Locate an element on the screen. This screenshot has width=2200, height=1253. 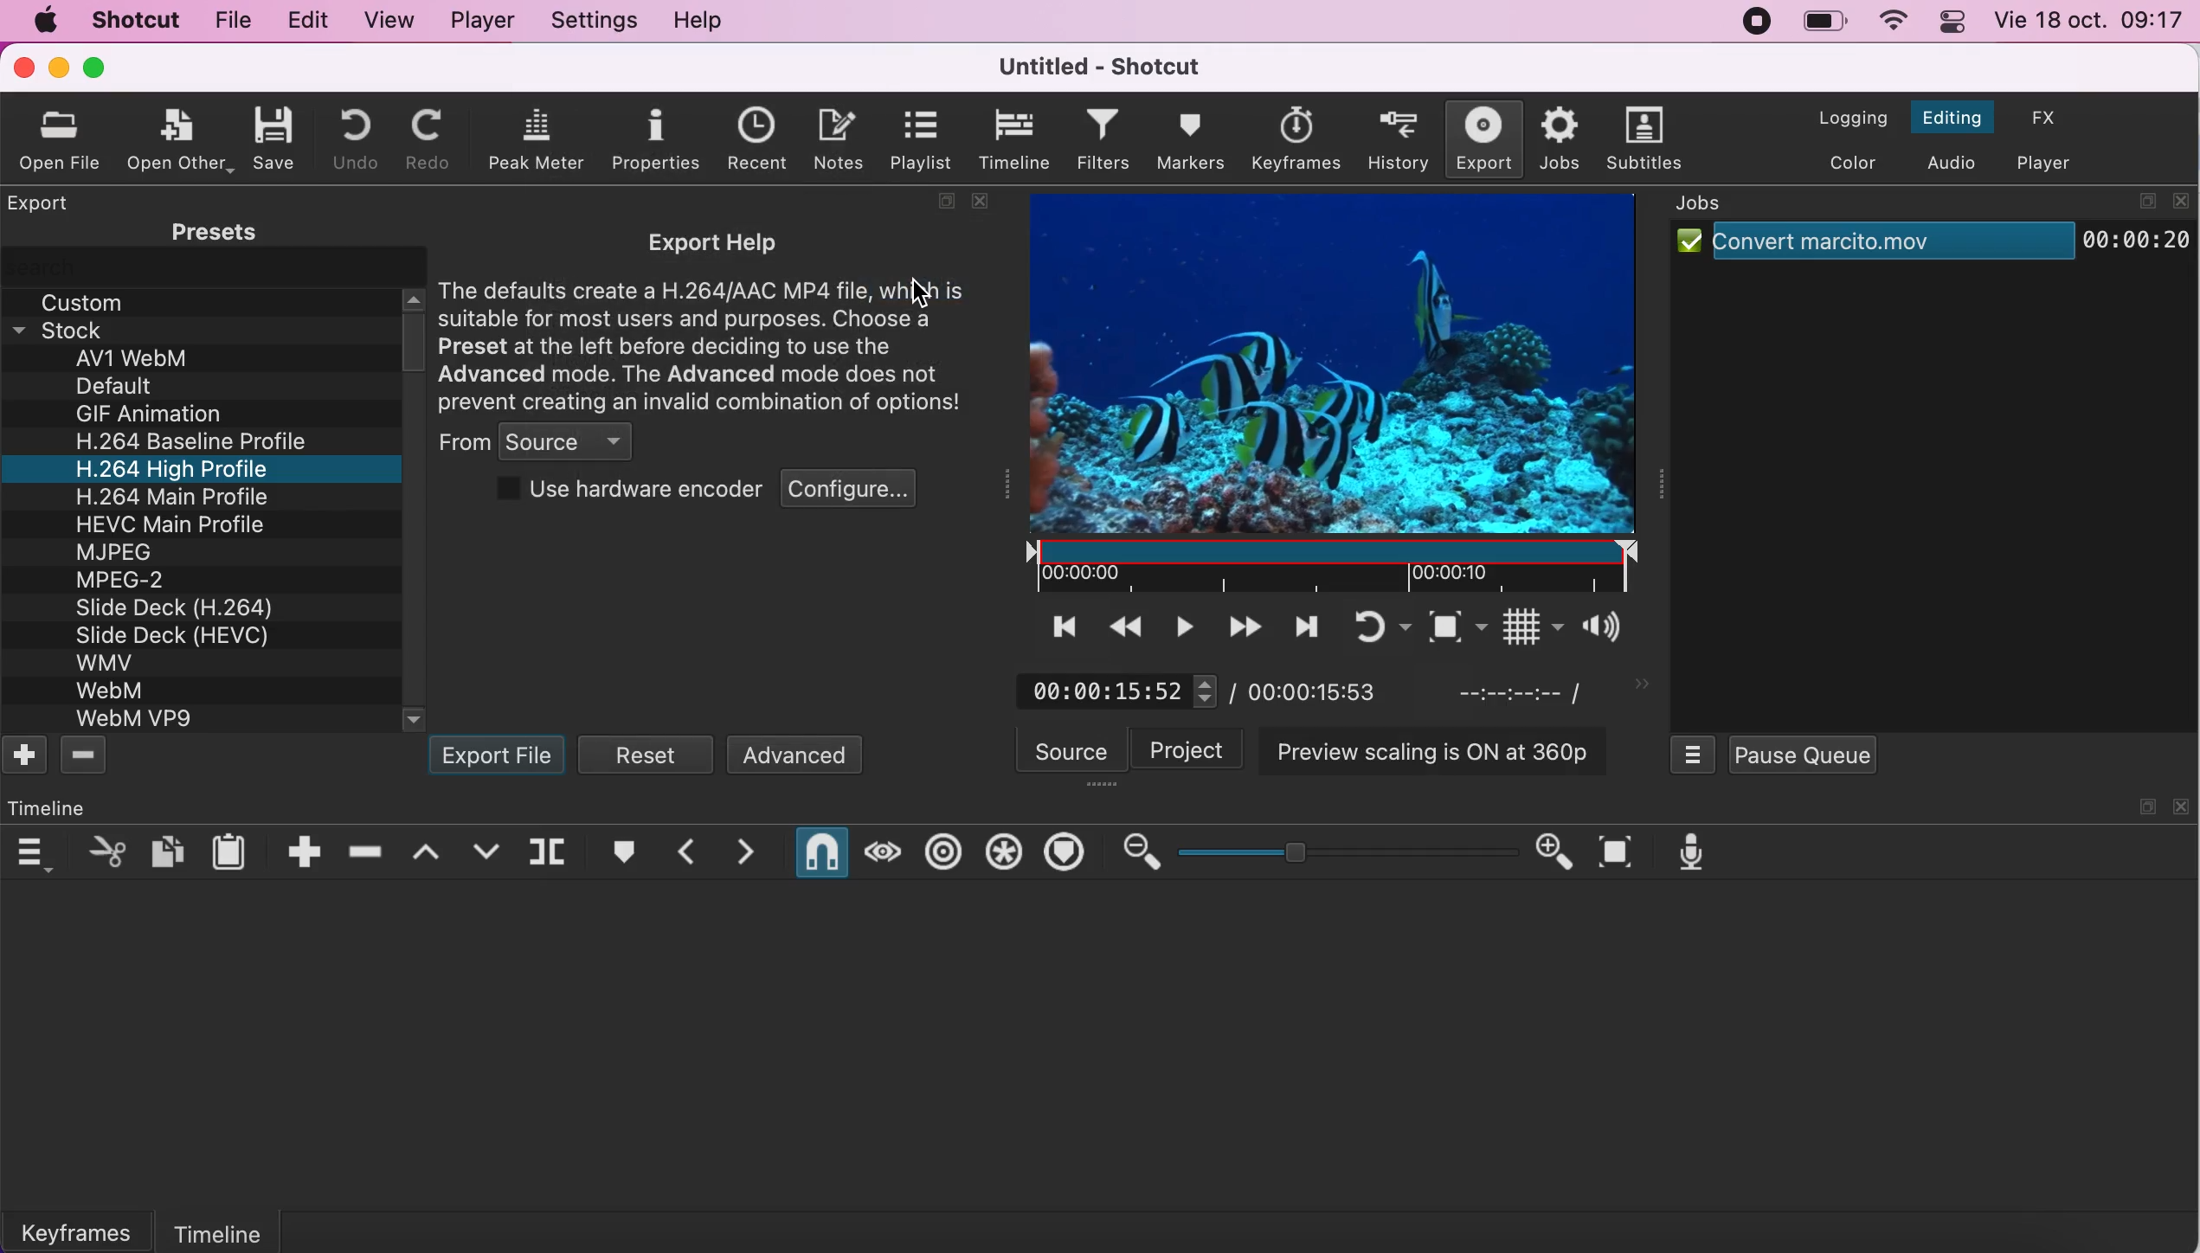
WebM is located at coordinates (117, 690).